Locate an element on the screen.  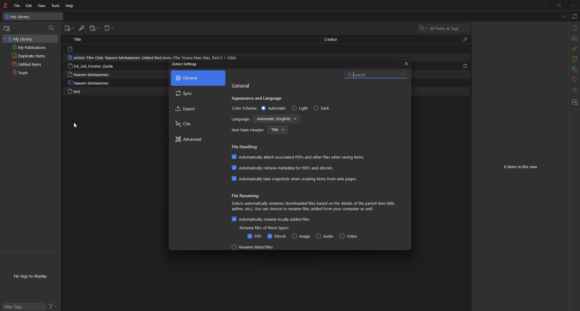
item pane header: is located at coordinates (248, 130).